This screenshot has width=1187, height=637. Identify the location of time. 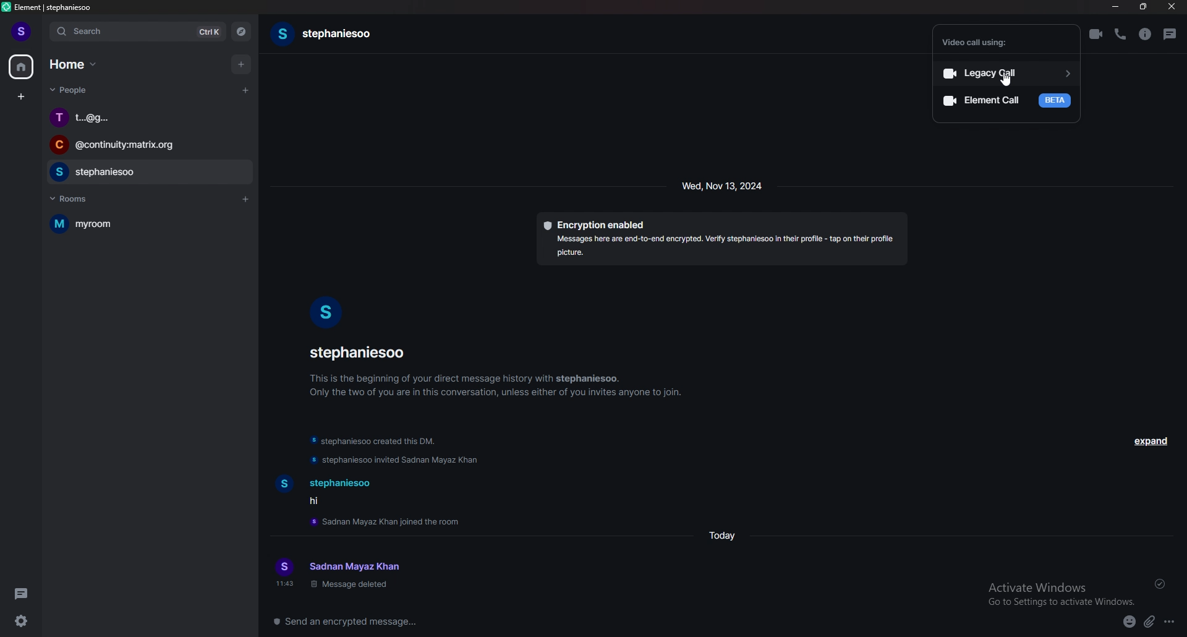
(724, 185).